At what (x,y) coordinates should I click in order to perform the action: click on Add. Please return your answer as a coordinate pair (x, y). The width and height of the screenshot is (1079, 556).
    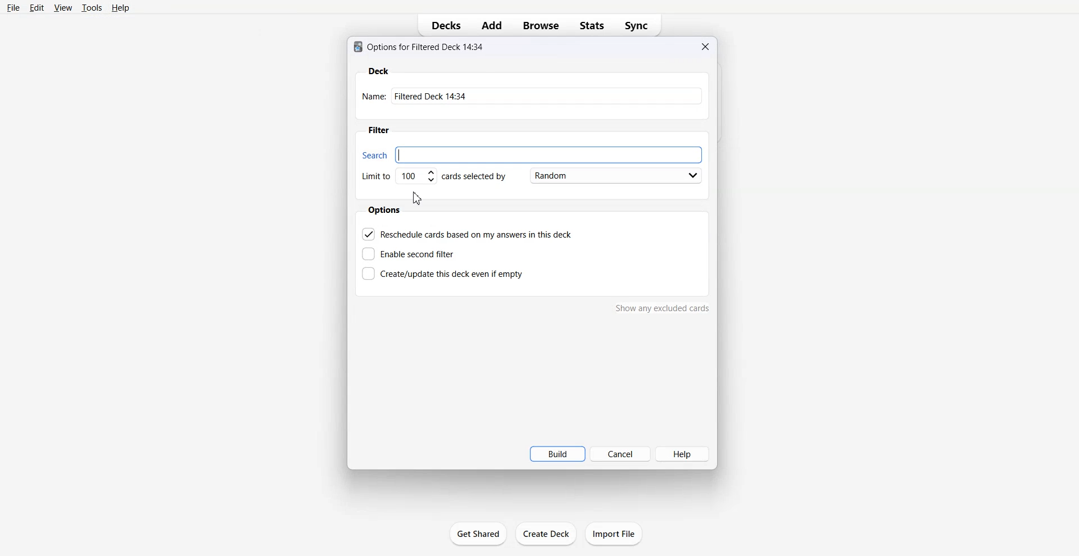
    Looking at the image, I should click on (492, 26).